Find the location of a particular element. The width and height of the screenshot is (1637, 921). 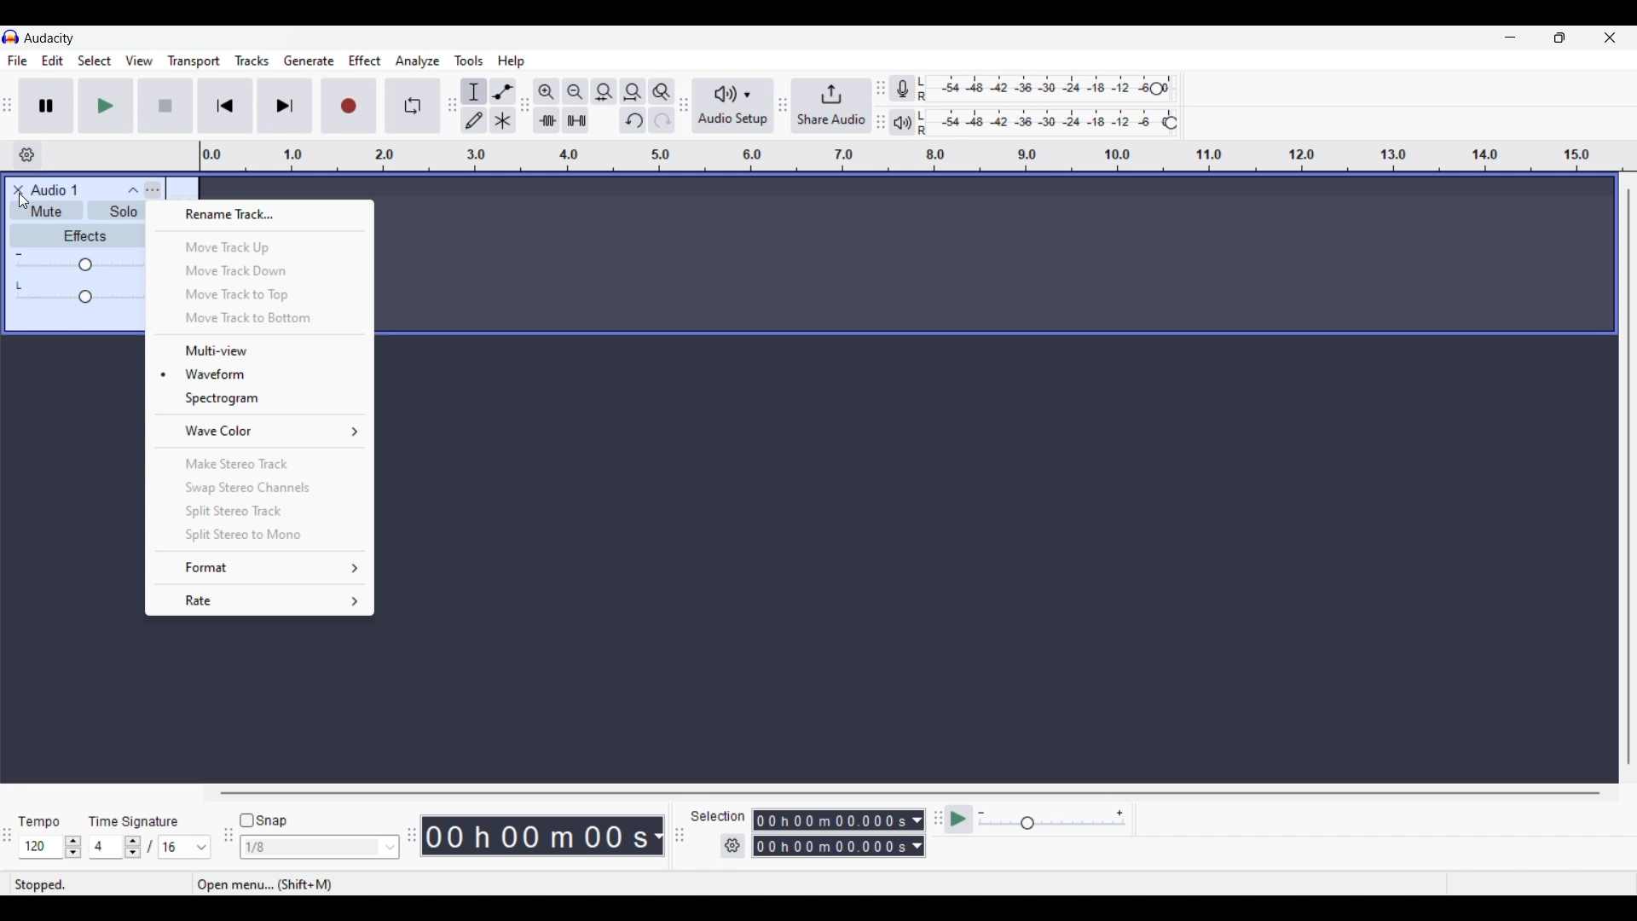

Transport menu is located at coordinates (194, 61).